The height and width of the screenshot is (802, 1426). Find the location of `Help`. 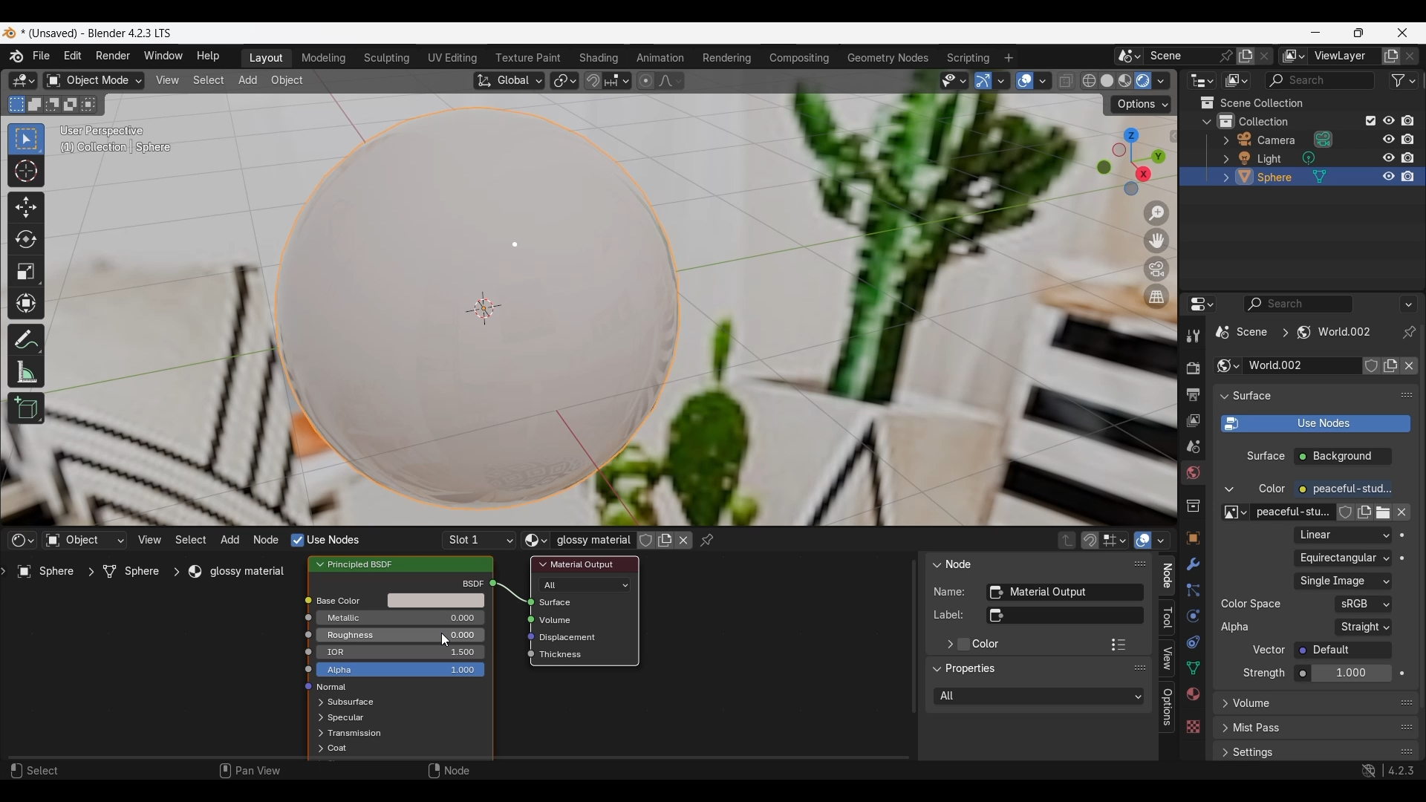

Help is located at coordinates (209, 56).